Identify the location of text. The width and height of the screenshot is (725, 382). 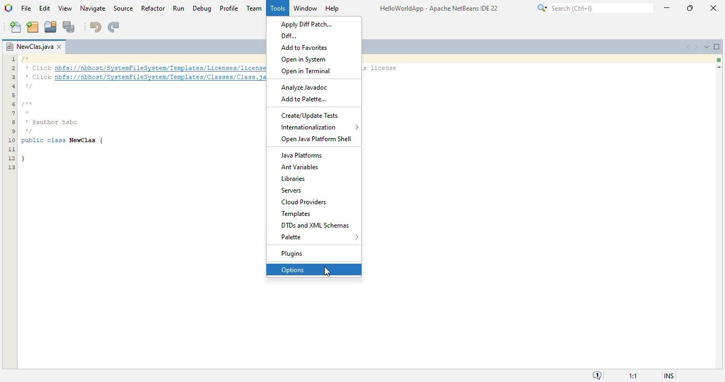
(143, 72).